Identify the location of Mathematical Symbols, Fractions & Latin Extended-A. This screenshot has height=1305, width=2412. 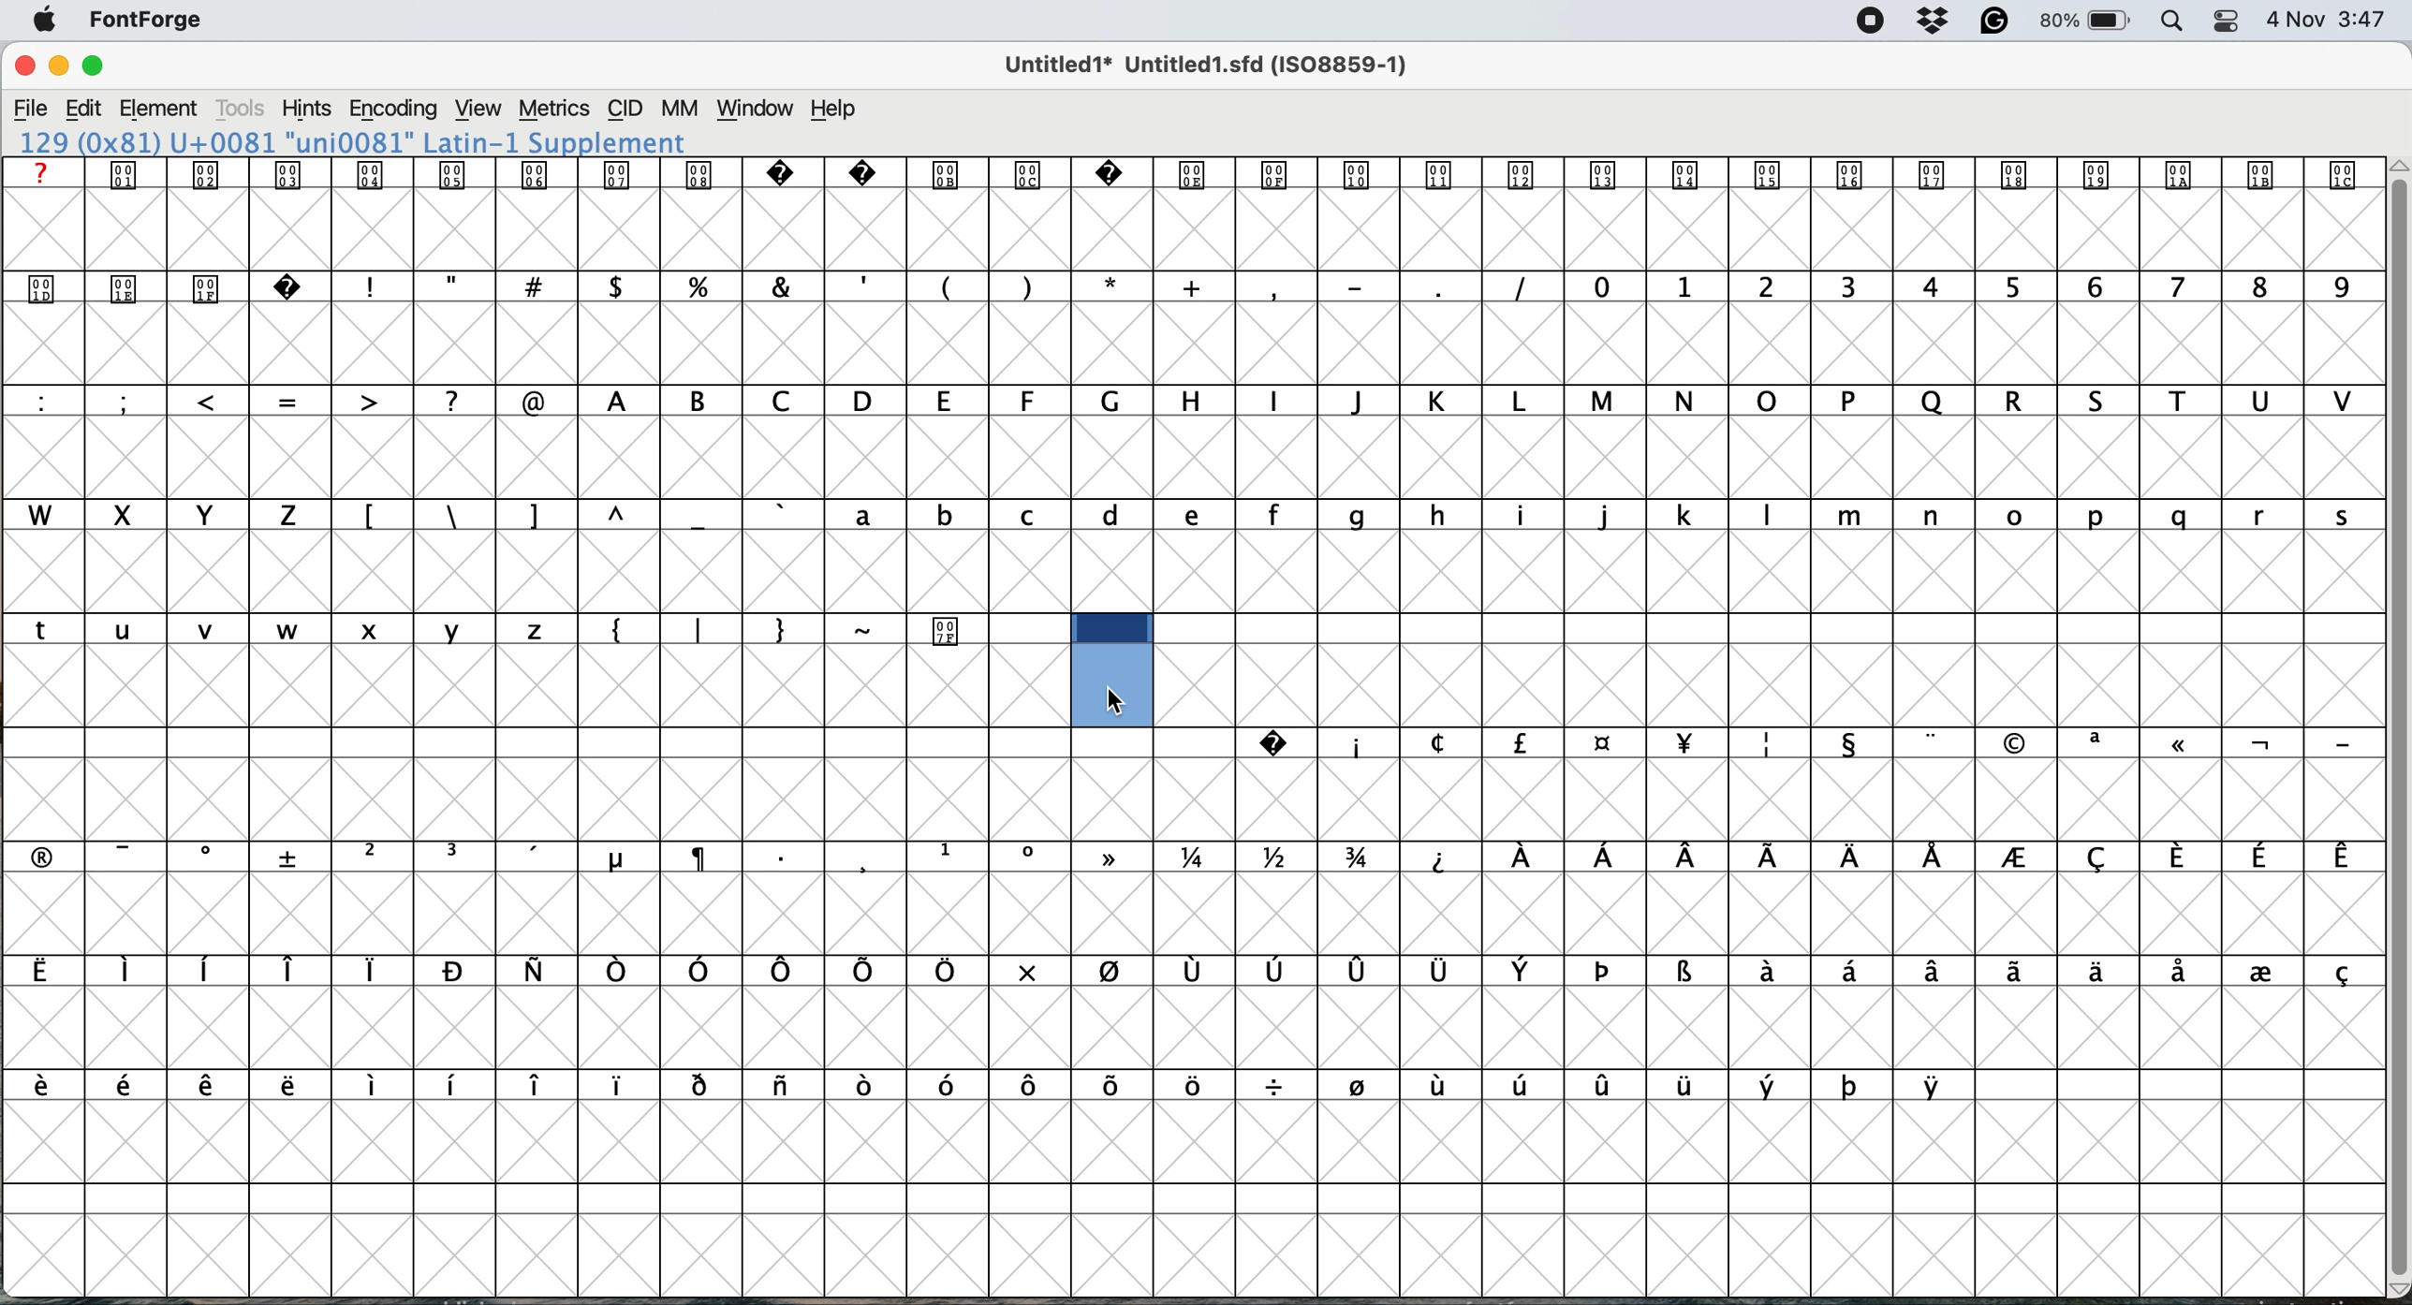
(1190, 859).